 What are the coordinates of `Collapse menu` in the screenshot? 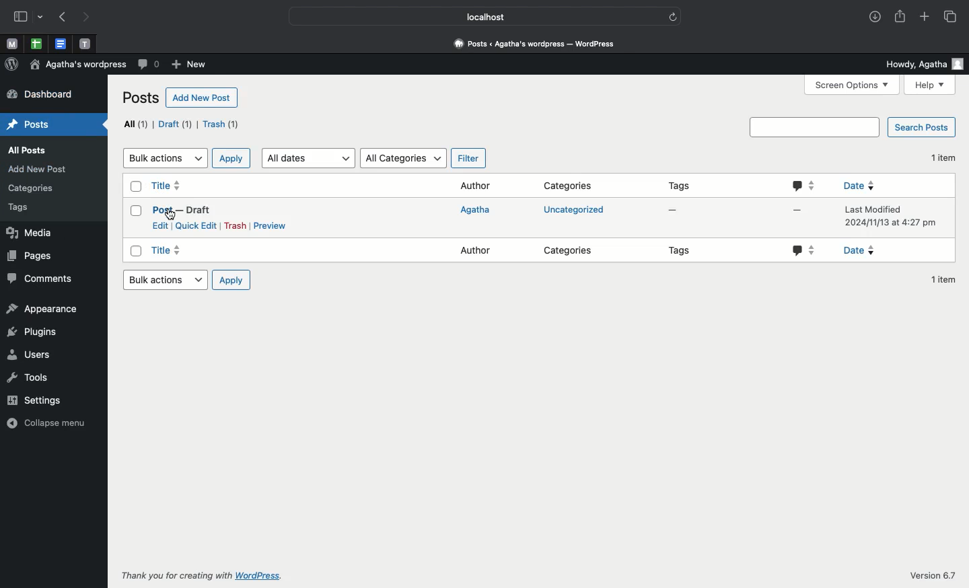 It's located at (50, 424).